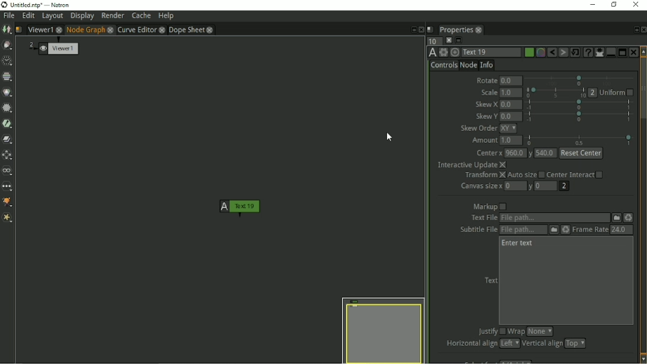 Image resolution: width=647 pixels, height=364 pixels. I want to click on Justify, so click(491, 331).